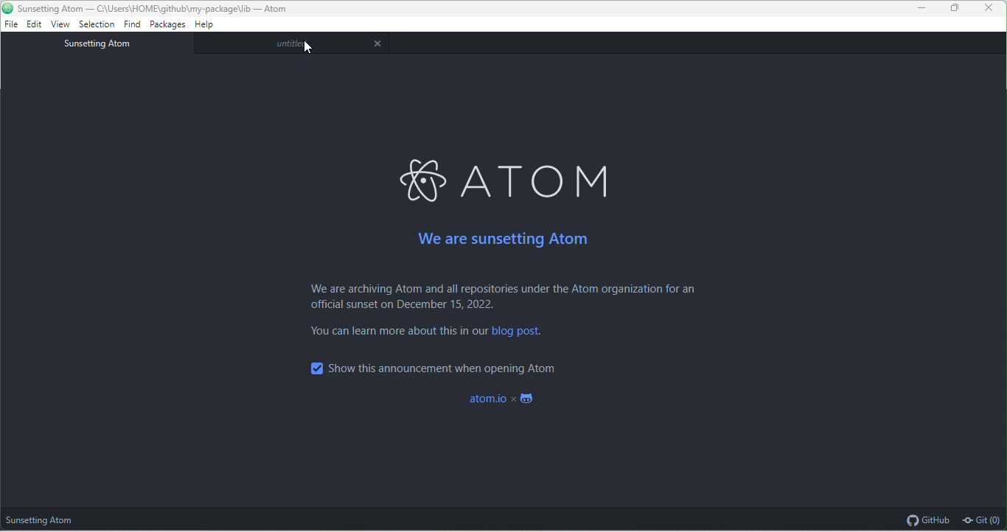 The image size is (1007, 532). I want to click on view, so click(63, 24).